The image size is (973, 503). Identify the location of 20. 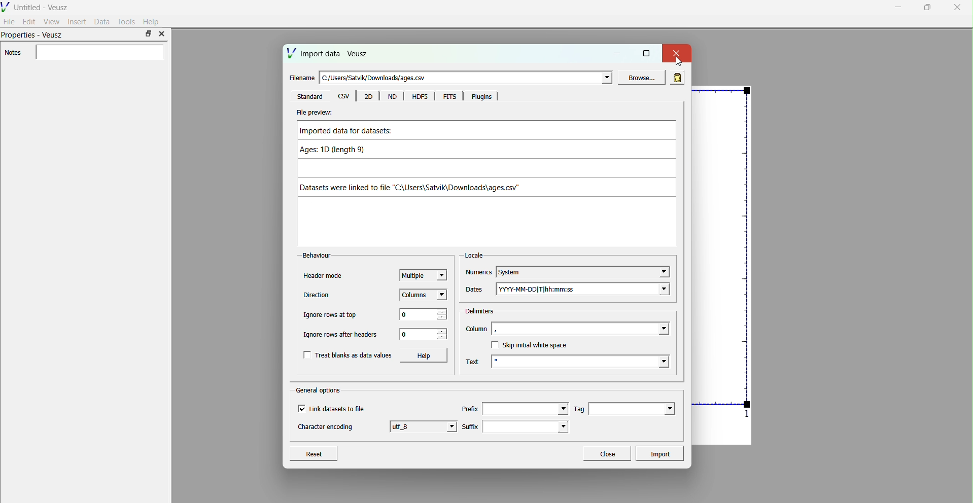
(369, 97).